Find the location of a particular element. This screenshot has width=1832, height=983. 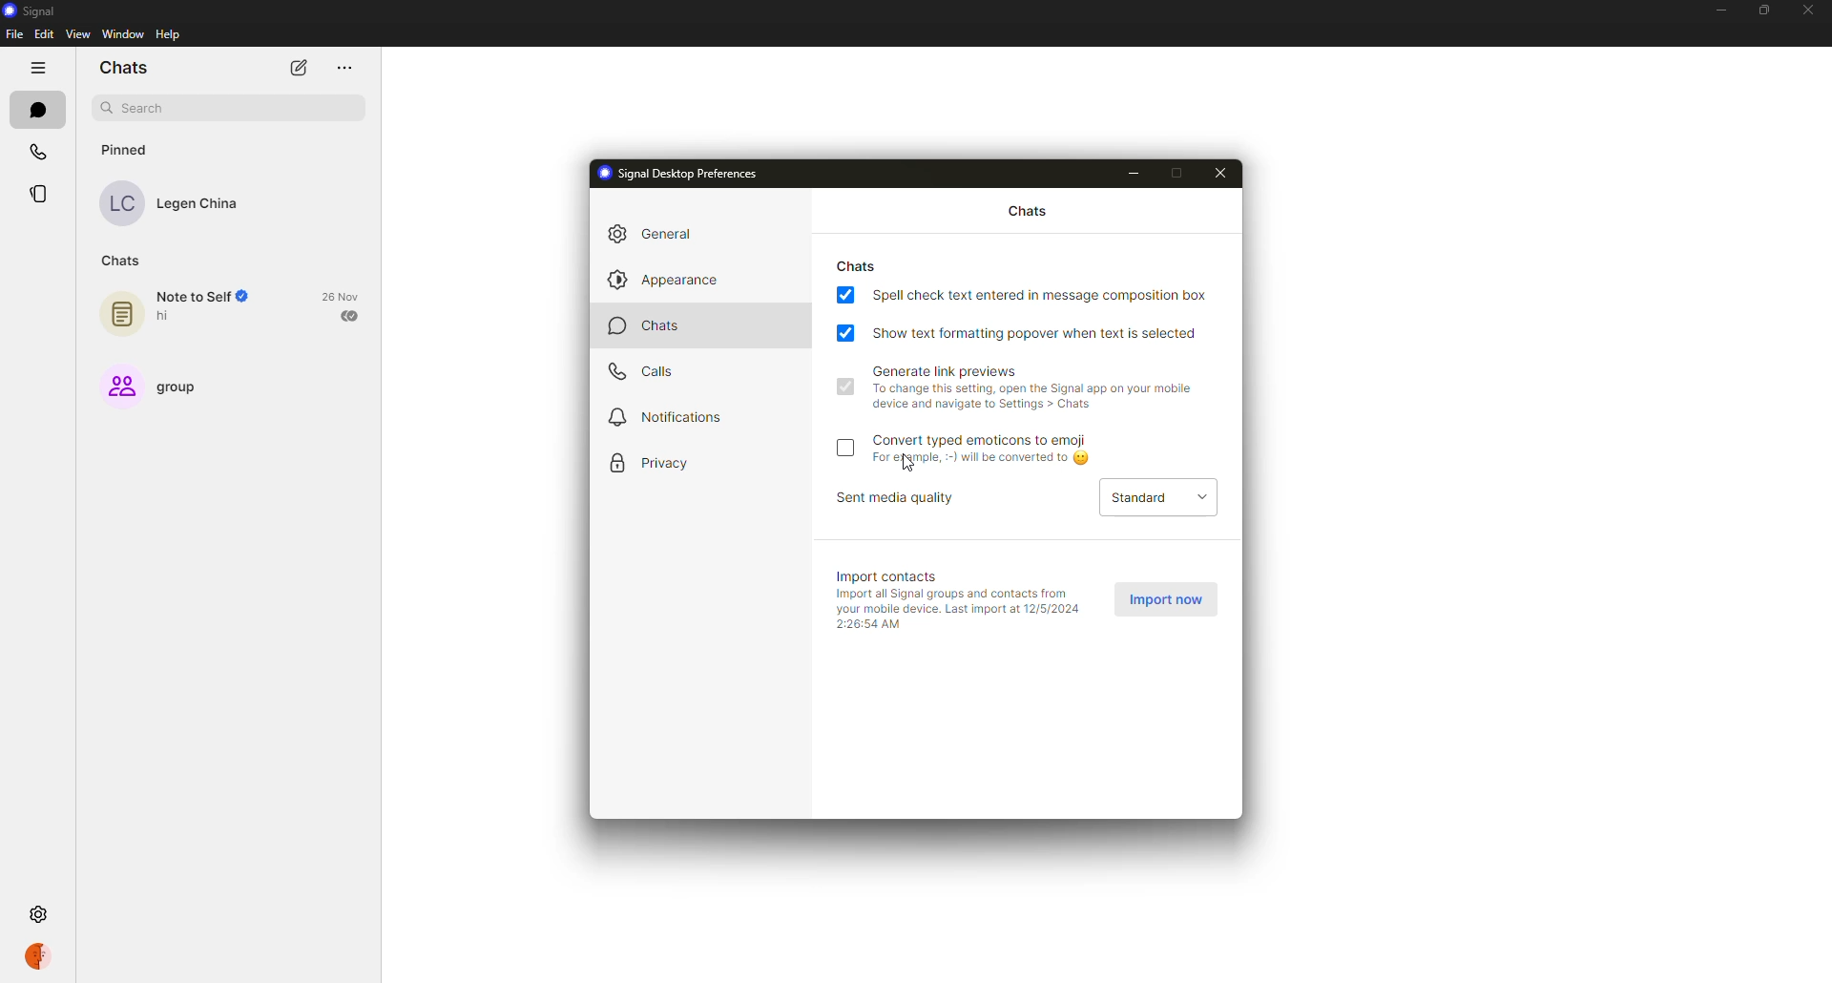

minimize is located at coordinates (1135, 173).